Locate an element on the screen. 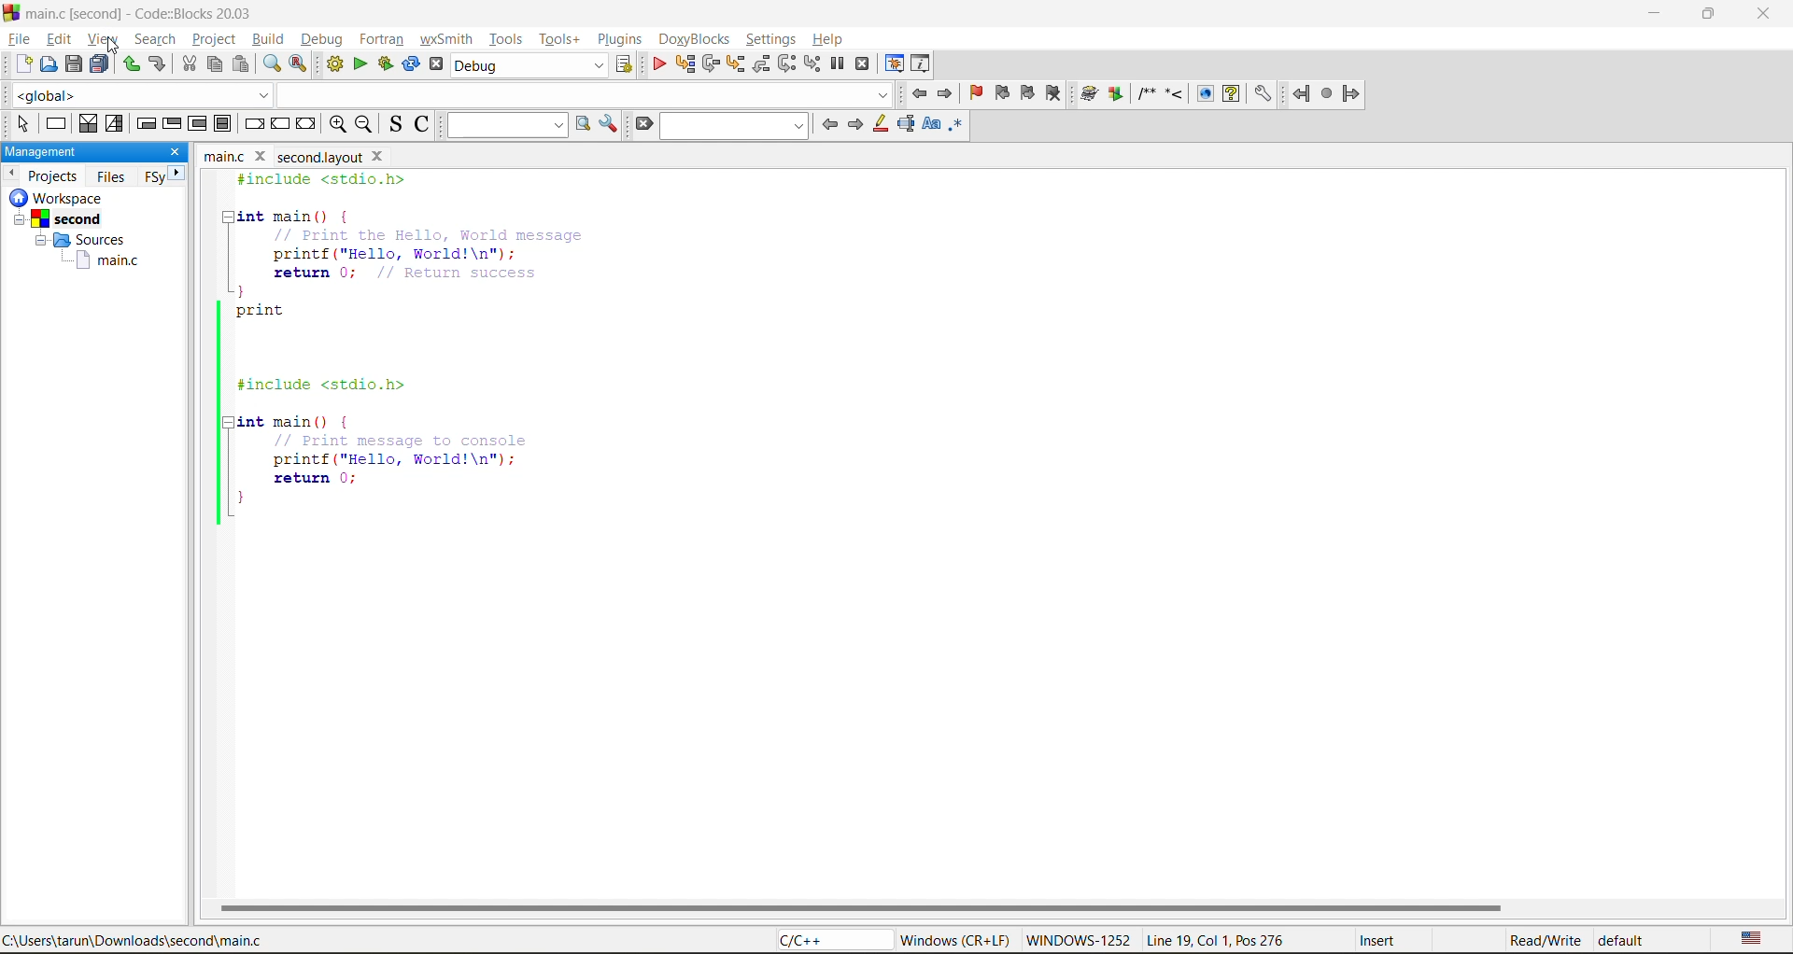 This screenshot has width=1793, height=954. text to search is located at coordinates (507, 123).